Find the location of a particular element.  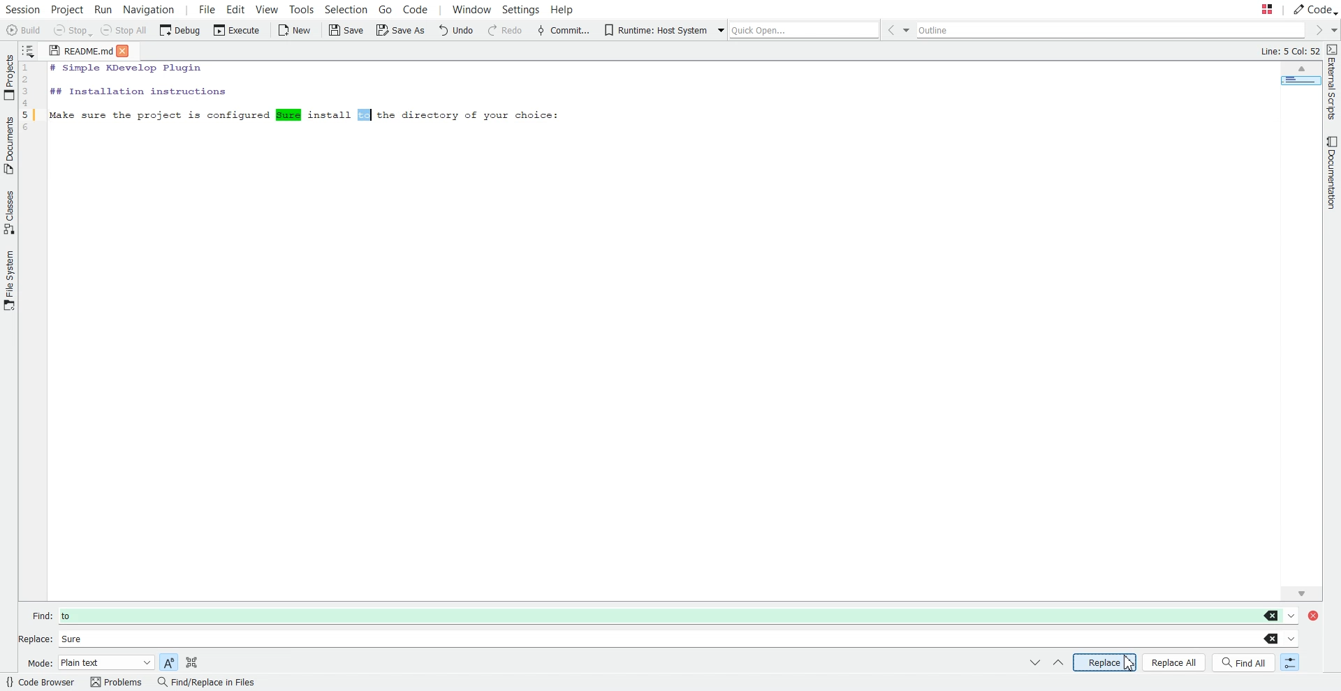

Execute is located at coordinates (235, 31).